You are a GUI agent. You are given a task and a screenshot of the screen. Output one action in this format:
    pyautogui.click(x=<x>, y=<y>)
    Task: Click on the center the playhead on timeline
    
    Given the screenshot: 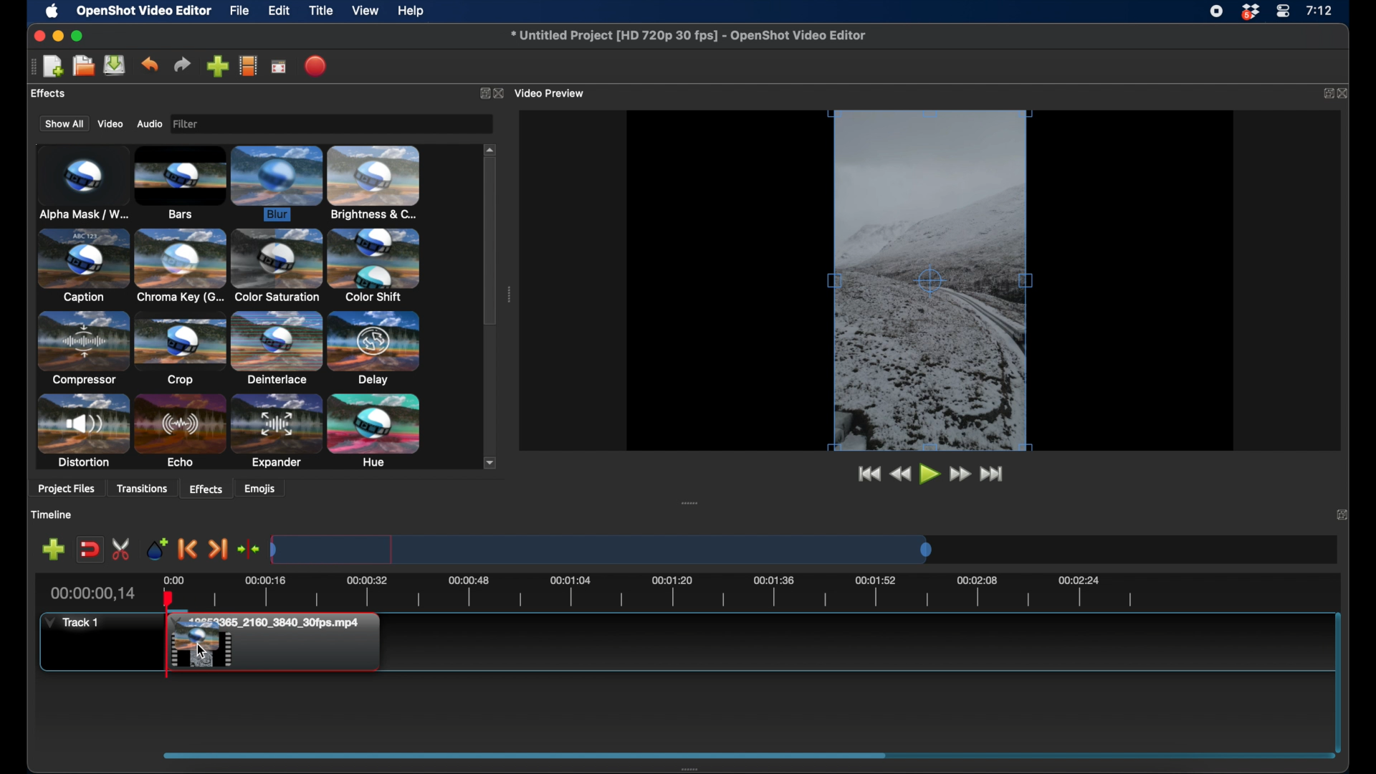 What is the action you would take?
    pyautogui.click(x=249, y=548)
    